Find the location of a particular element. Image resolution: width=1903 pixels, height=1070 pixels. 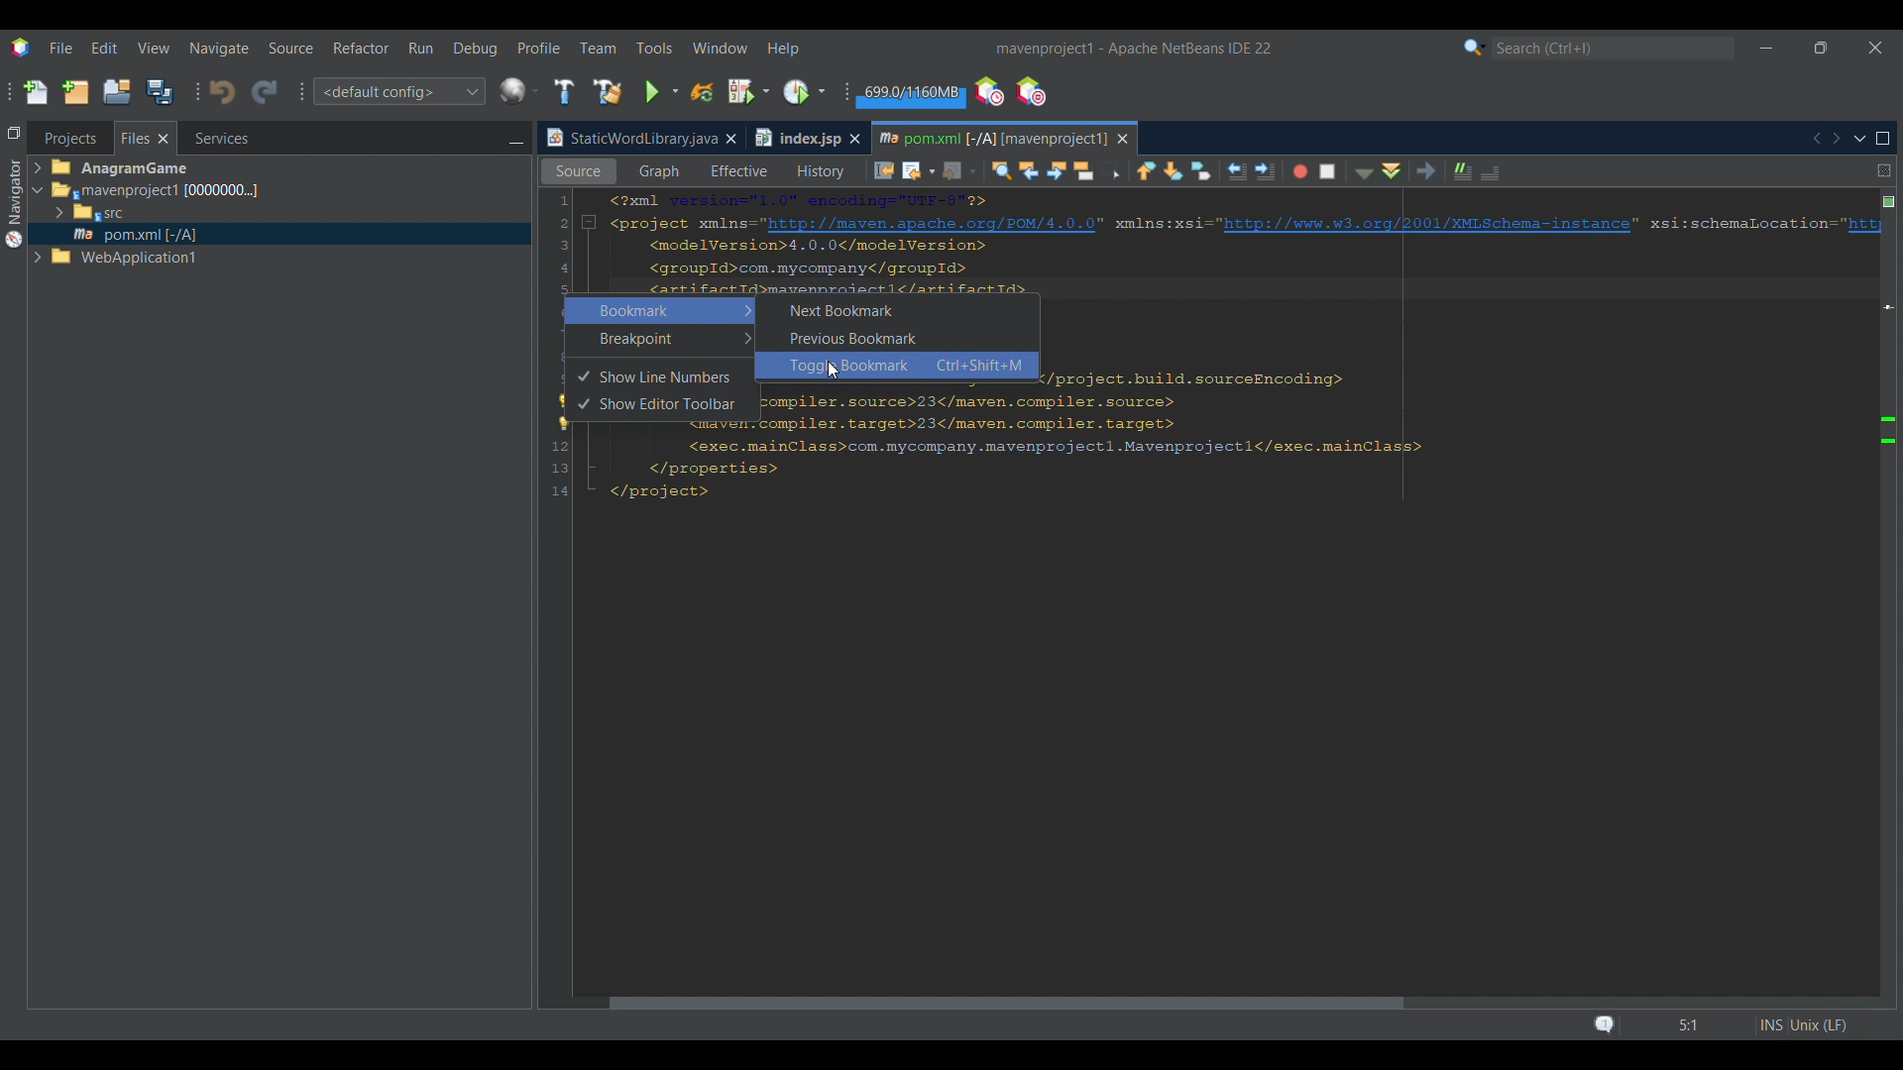

Previous is located at coordinates (1816, 139).